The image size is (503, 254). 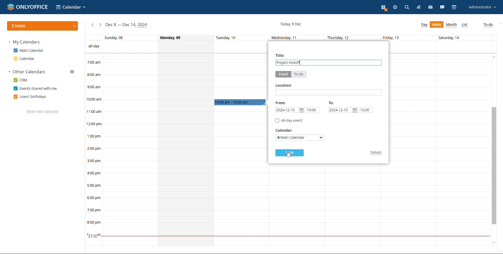 What do you see at coordinates (23, 59) in the screenshot?
I see `calendar` at bounding box center [23, 59].